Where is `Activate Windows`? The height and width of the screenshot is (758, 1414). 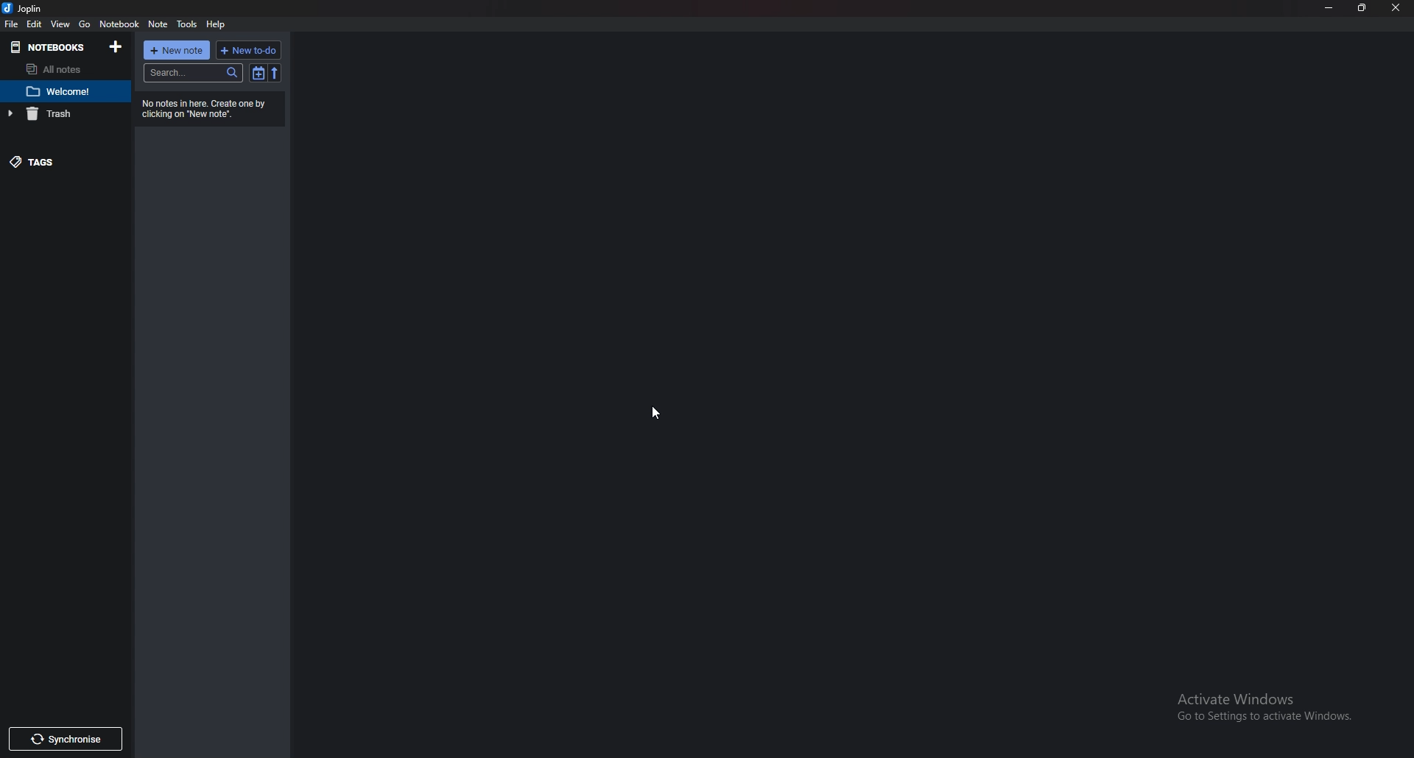 Activate Windows is located at coordinates (1239, 697).